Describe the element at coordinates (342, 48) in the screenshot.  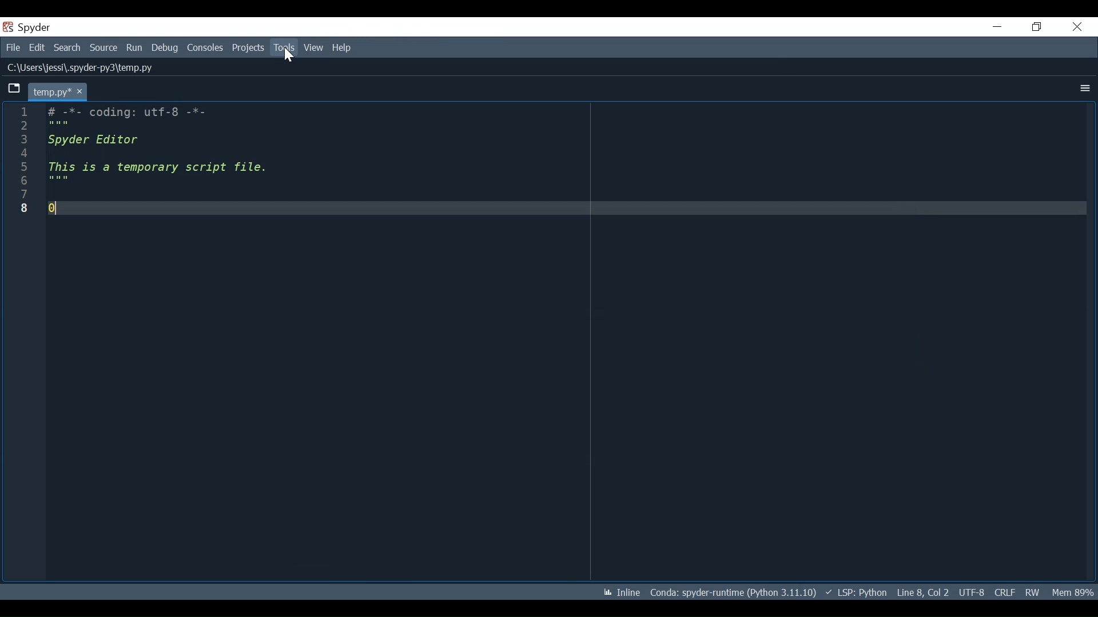
I see `Help` at that location.